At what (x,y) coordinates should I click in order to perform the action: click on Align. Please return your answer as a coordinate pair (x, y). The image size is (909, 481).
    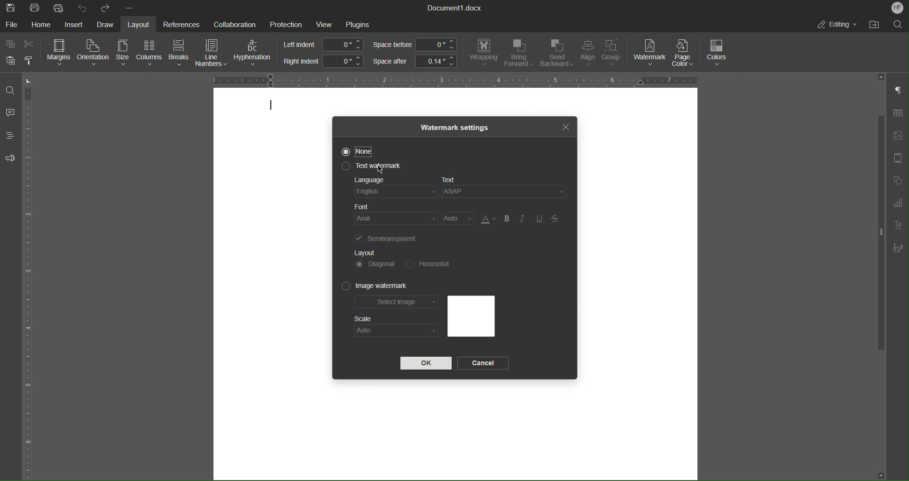
    Looking at the image, I should click on (587, 54).